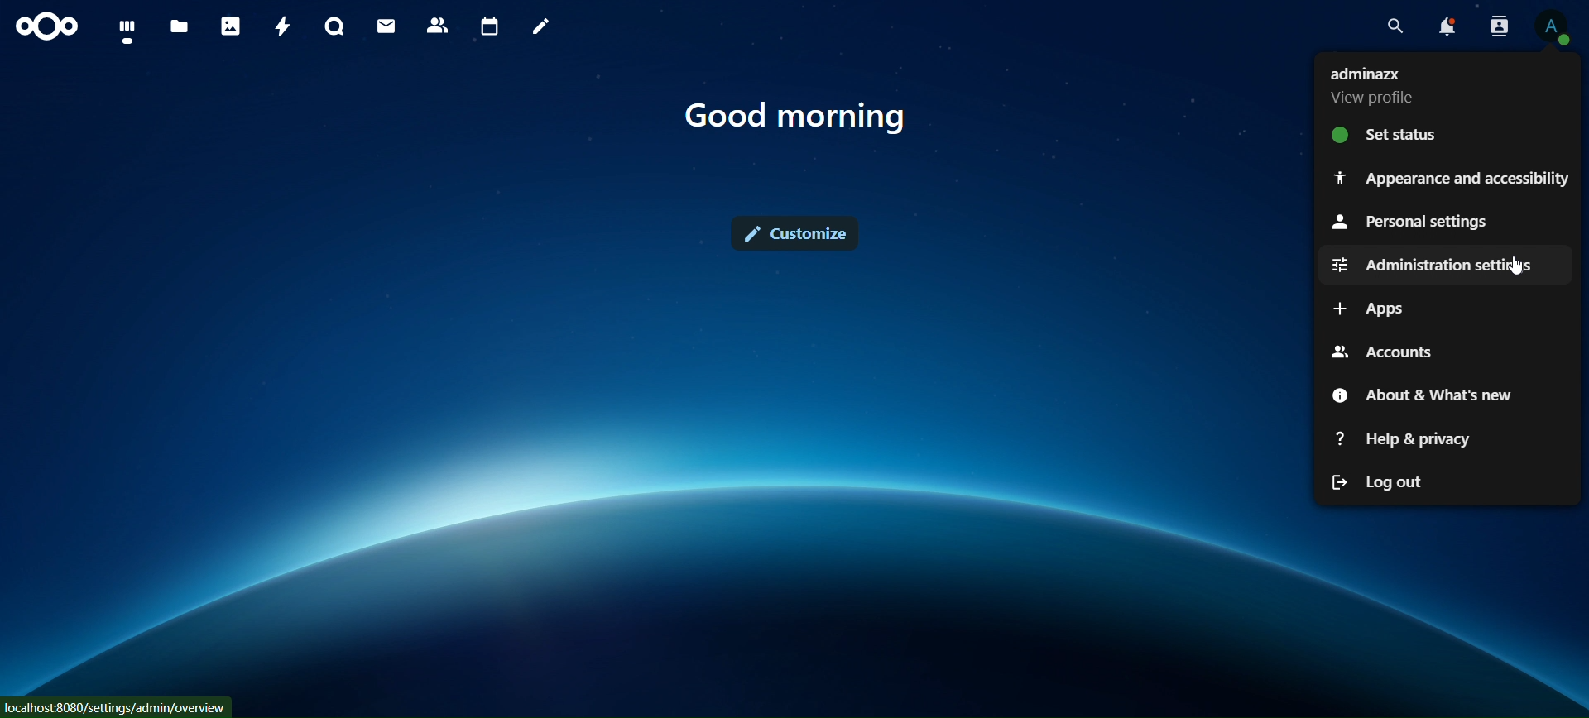  Describe the element at coordinates (1375, 85) in the screenshot. I see `view profile` at that location.